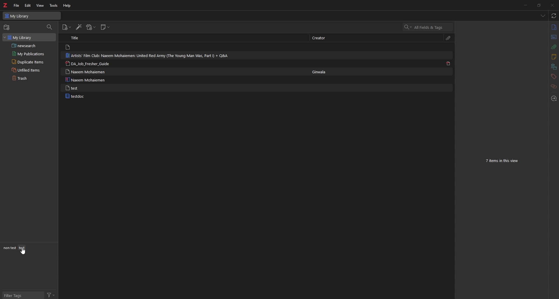 Image resolution: width=559 pixels, height=299 pixels. Describe the element at coordinates (31, 70) in the screenshot. I see `unfiled items` at that location.